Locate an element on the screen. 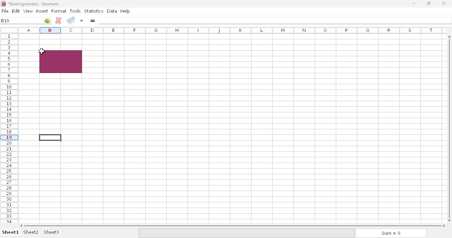 The height and width of the screenshot is (238, 452). maximize is located at coordinates (428, 3).